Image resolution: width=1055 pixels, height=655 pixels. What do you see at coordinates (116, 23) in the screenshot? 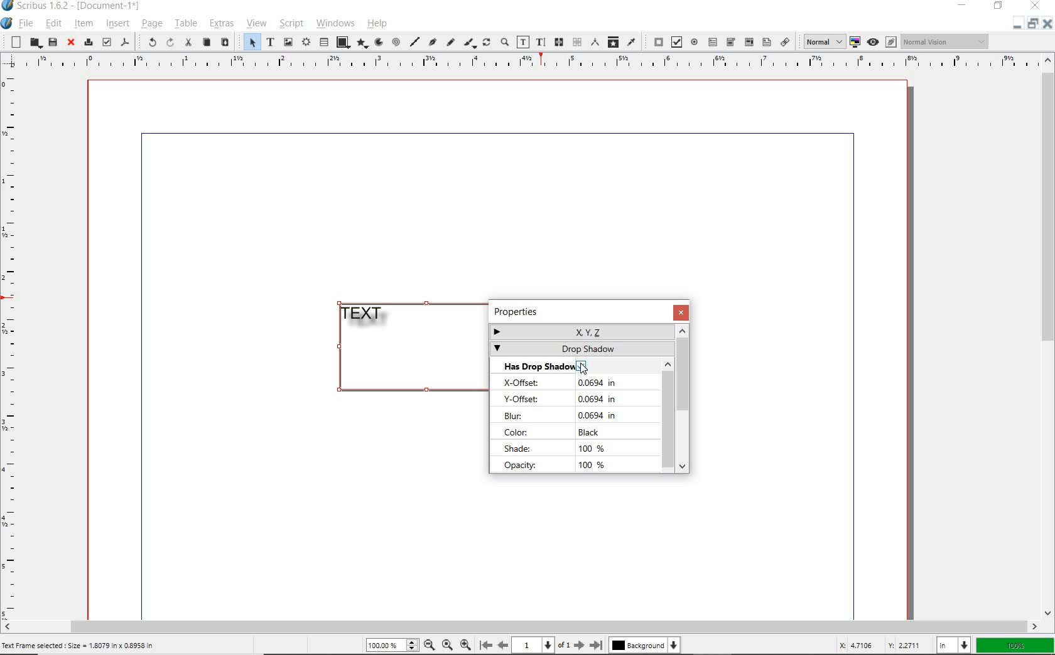
I see `insert` at bounding box center [116, 23].